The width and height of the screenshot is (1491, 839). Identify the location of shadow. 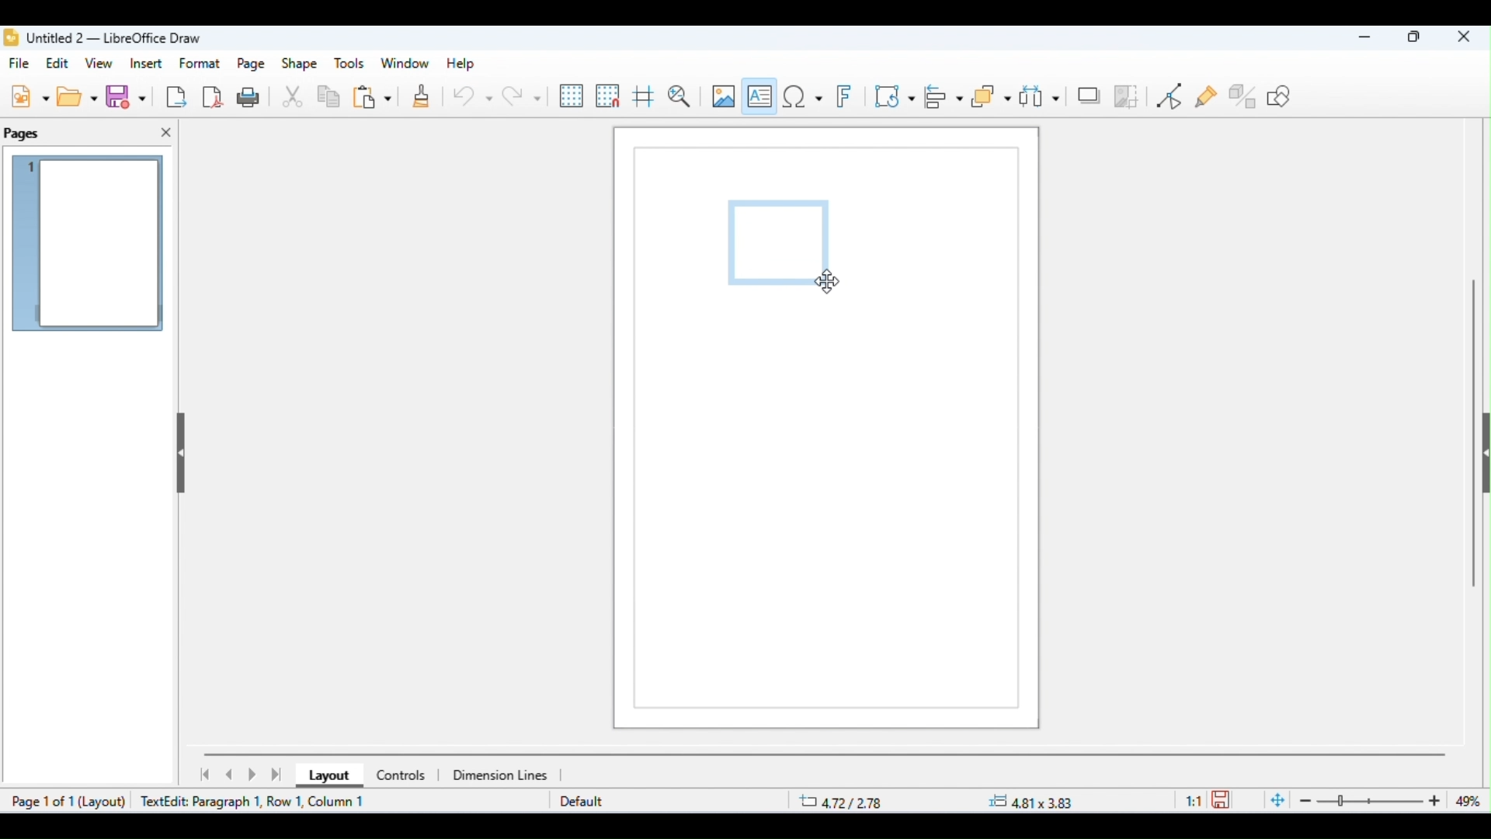
(1089, 94).